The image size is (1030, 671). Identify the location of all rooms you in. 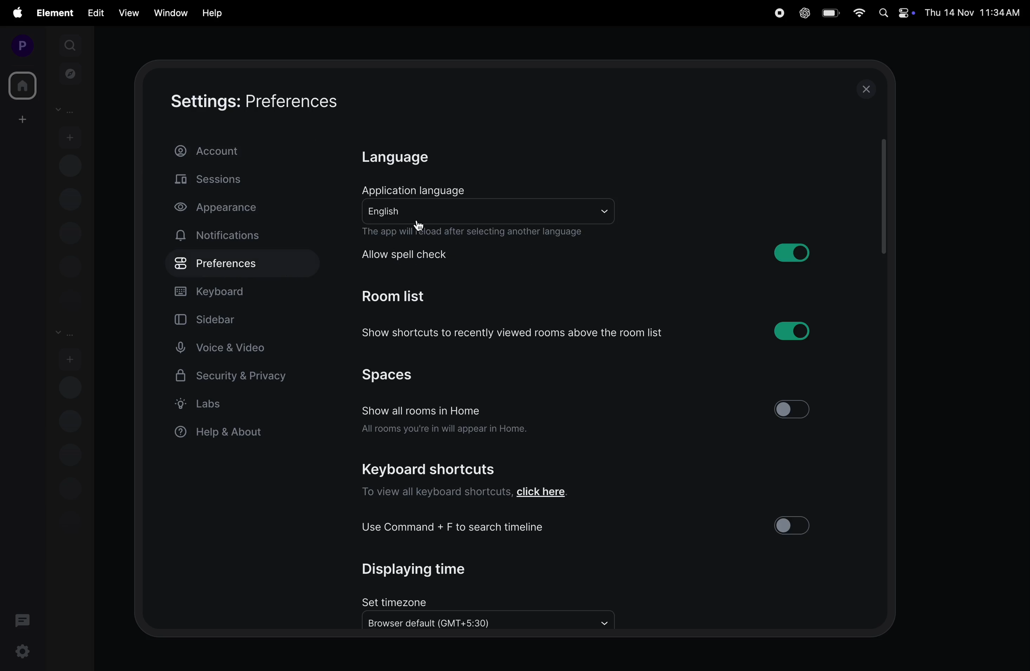
(445, 431).